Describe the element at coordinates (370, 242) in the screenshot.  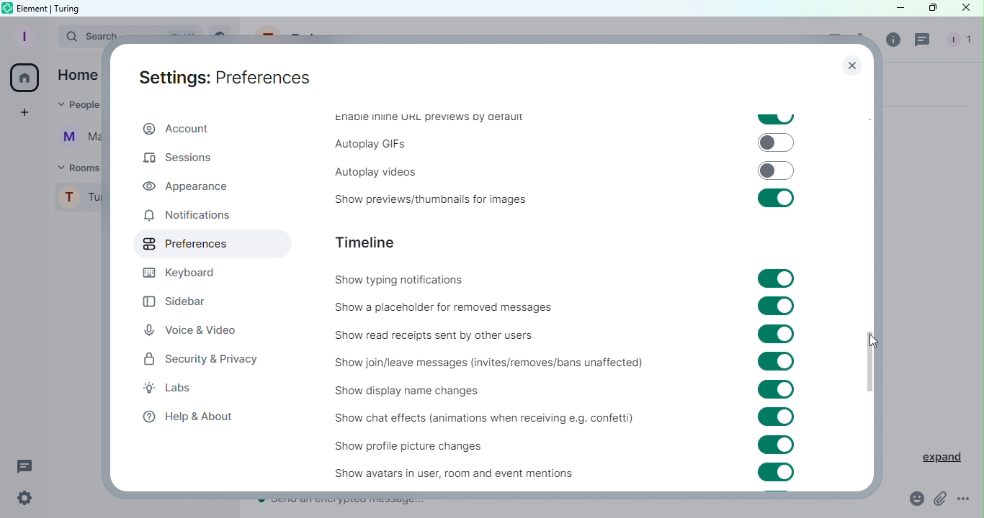
I see `Timeline` at that location.